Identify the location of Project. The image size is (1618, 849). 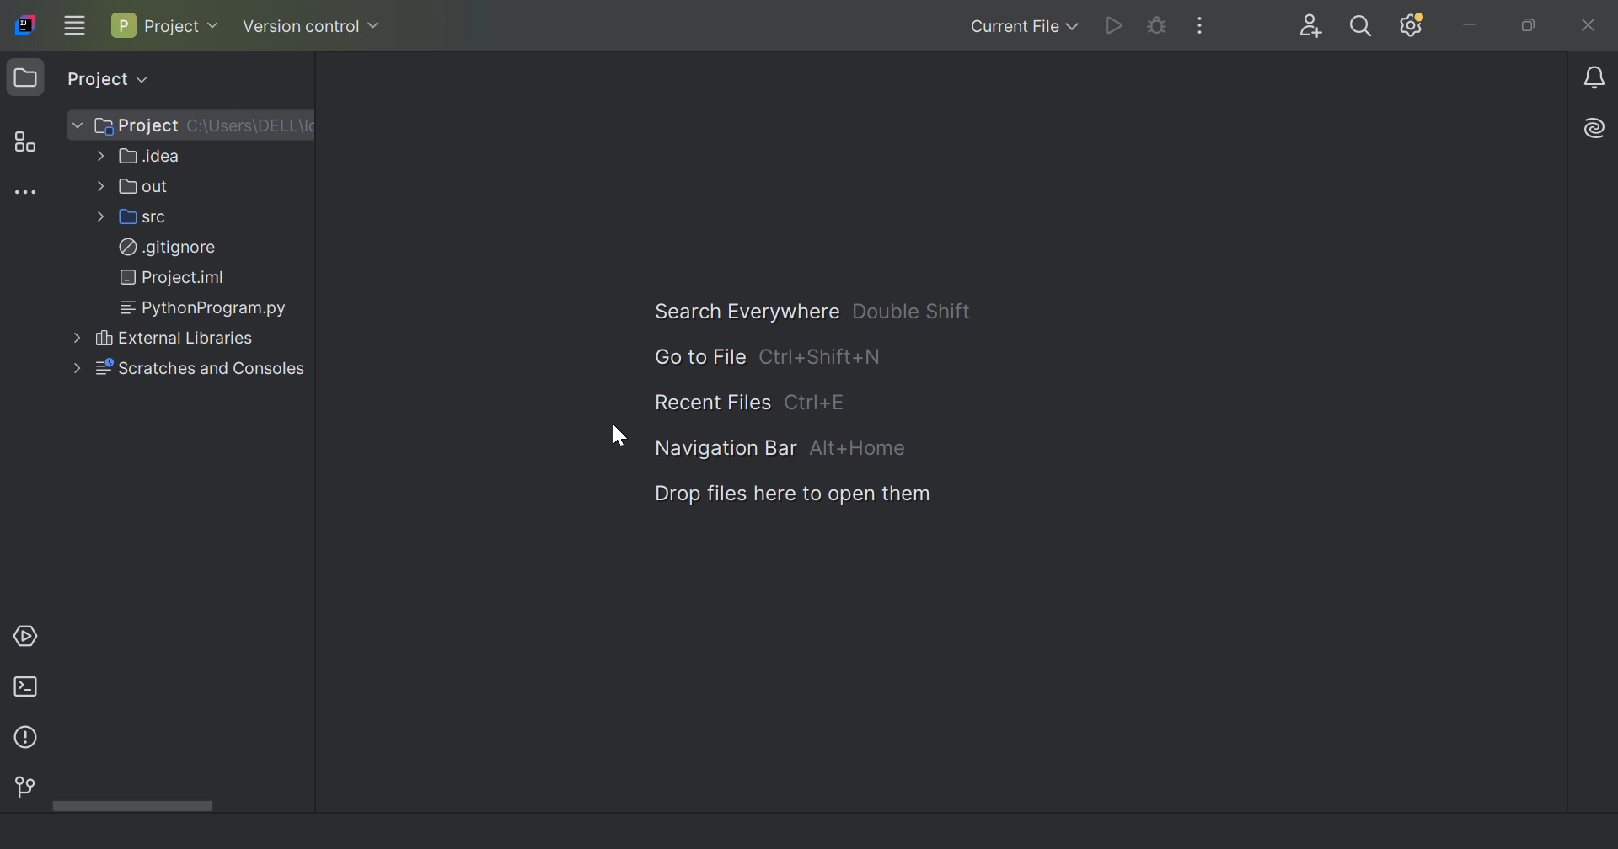
(166, 26).